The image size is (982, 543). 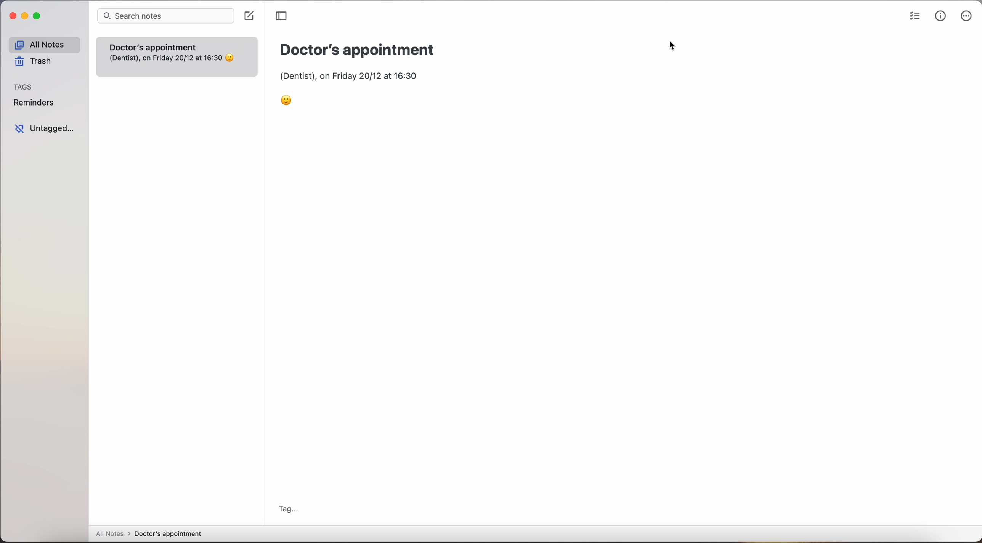 What do you see at coordinates (148, 535) in the screenshot?
I see `all notes > doctor's appointment` at bounding box center [148, 535].